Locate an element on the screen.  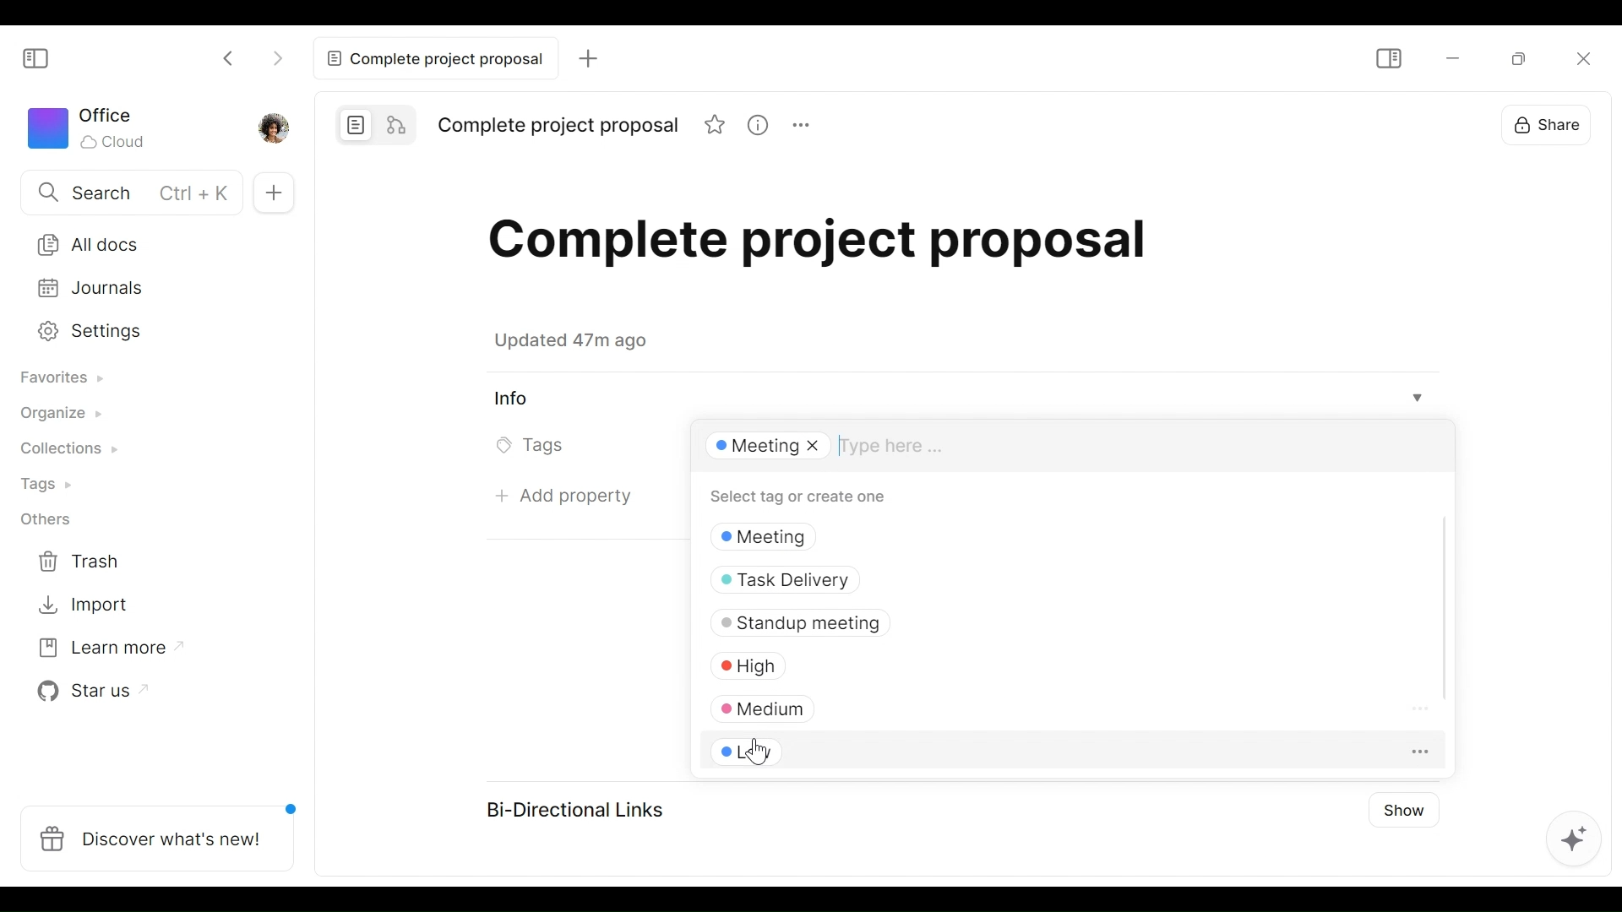
Trash is located at coordinates (90, 562).